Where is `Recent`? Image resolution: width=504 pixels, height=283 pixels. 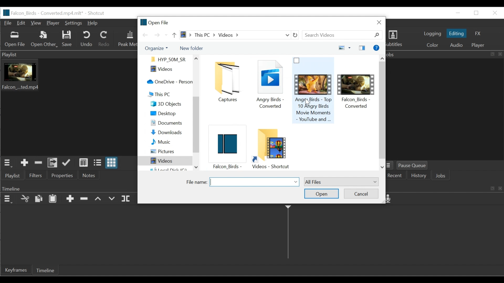 Recent is located at coordinates (166, 35).